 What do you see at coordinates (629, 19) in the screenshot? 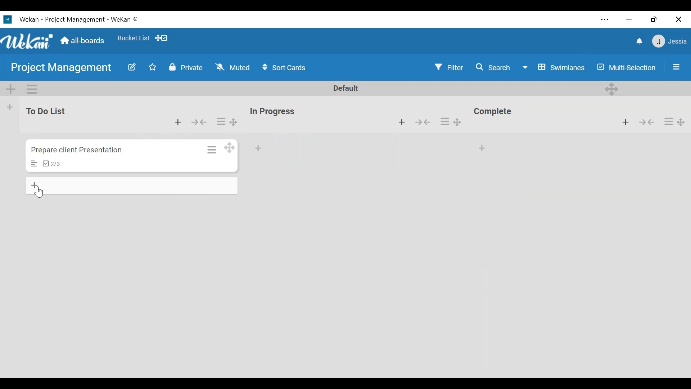
I see `minimize` at bounding box center [629, 19].